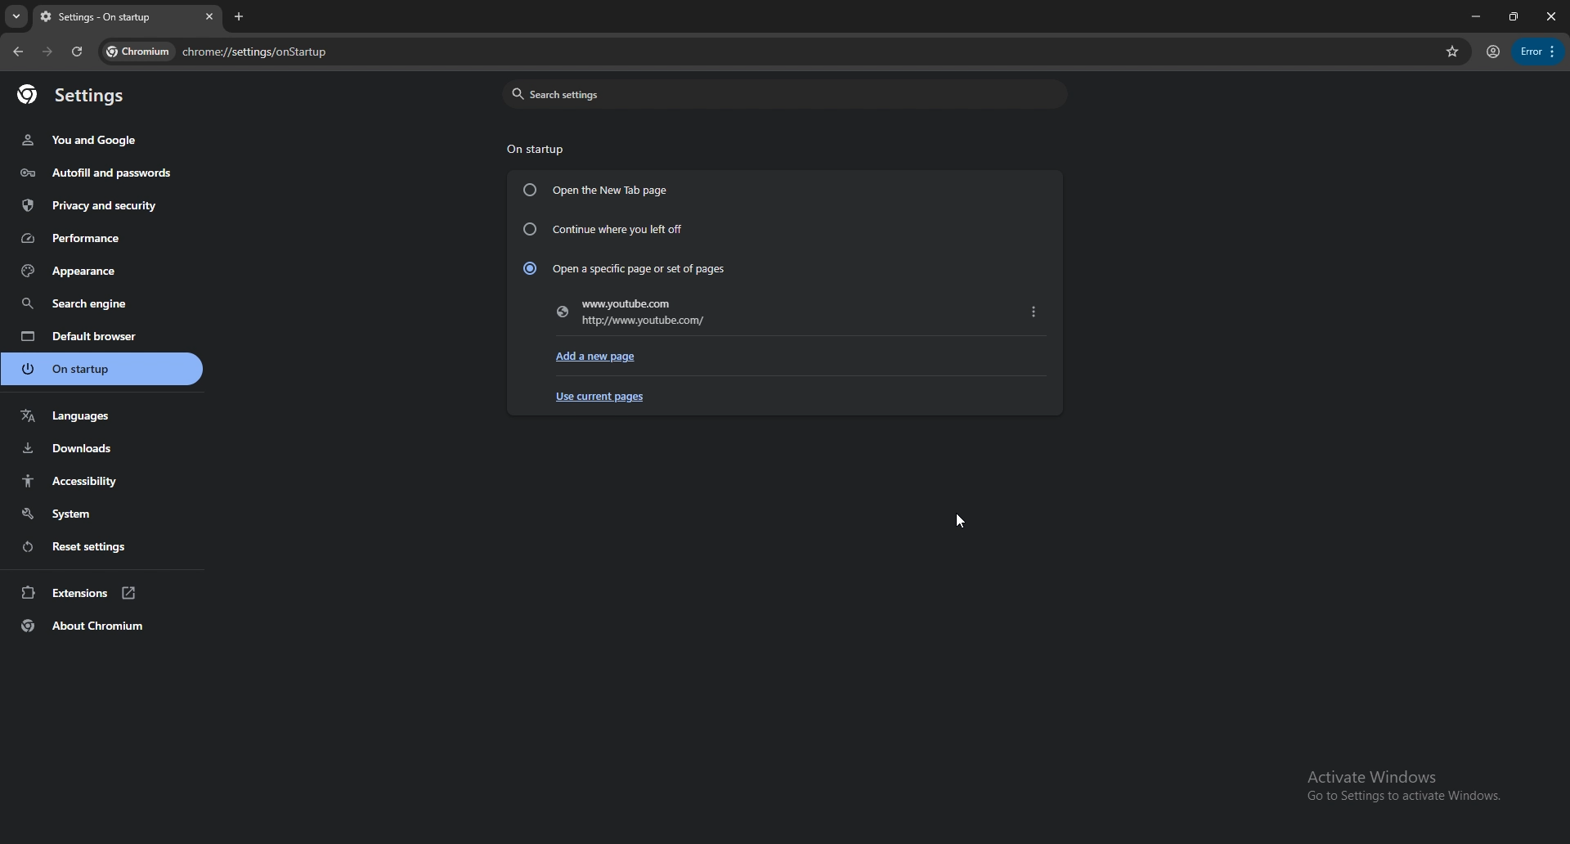 This screenshot has height=844, width=1570. What do you see at coordinates (101, 336) in the screenshot?
I see `default browser` at bounding box center [101, 336].